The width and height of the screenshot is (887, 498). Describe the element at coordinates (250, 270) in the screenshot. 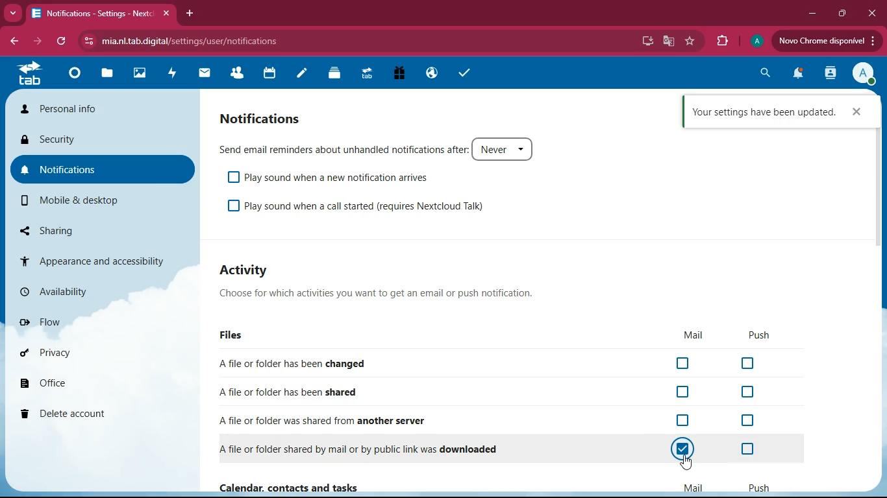

I see `activity` at that location.